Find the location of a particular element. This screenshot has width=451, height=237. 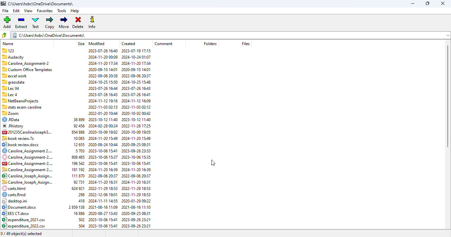

edit is located at coordinates (16, 11).